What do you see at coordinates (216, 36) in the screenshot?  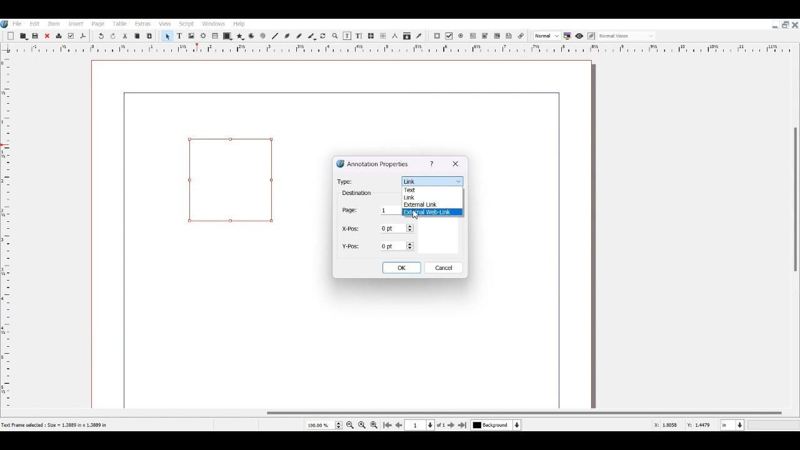 I see `Table` at bounding box center [216, 36].